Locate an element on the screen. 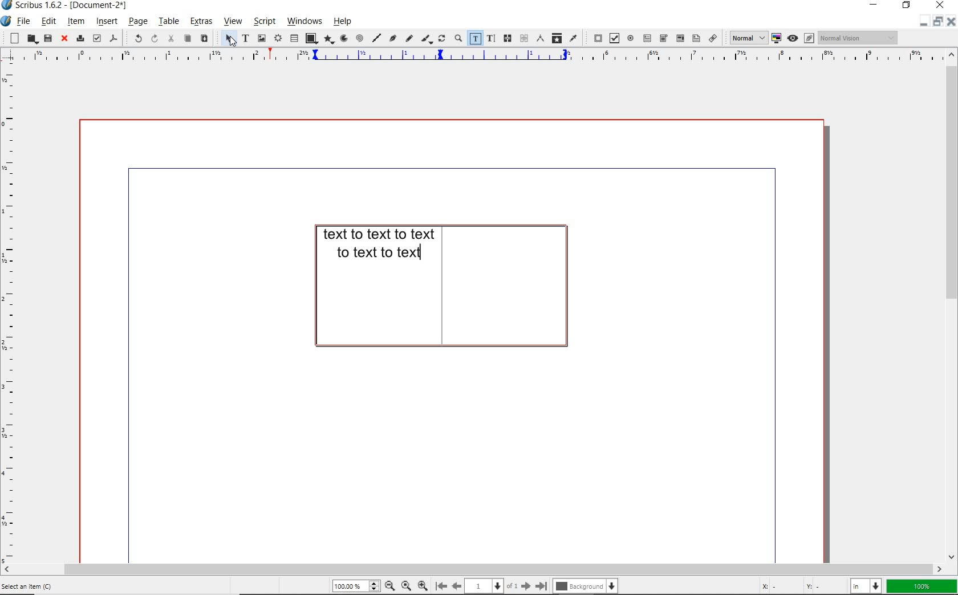  calligraphic line is located at coordinates (425, 38).